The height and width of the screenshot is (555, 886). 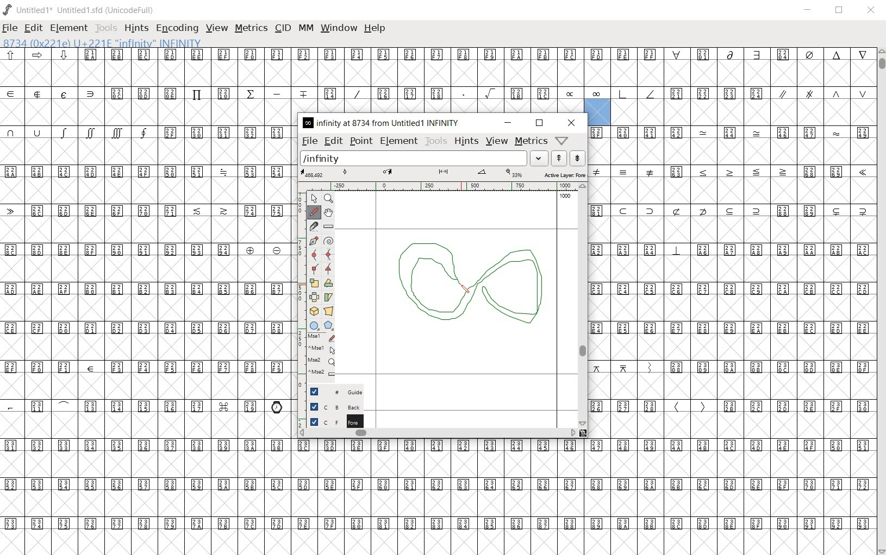 I want to click on scrollbar, so click(x=881, y=300).